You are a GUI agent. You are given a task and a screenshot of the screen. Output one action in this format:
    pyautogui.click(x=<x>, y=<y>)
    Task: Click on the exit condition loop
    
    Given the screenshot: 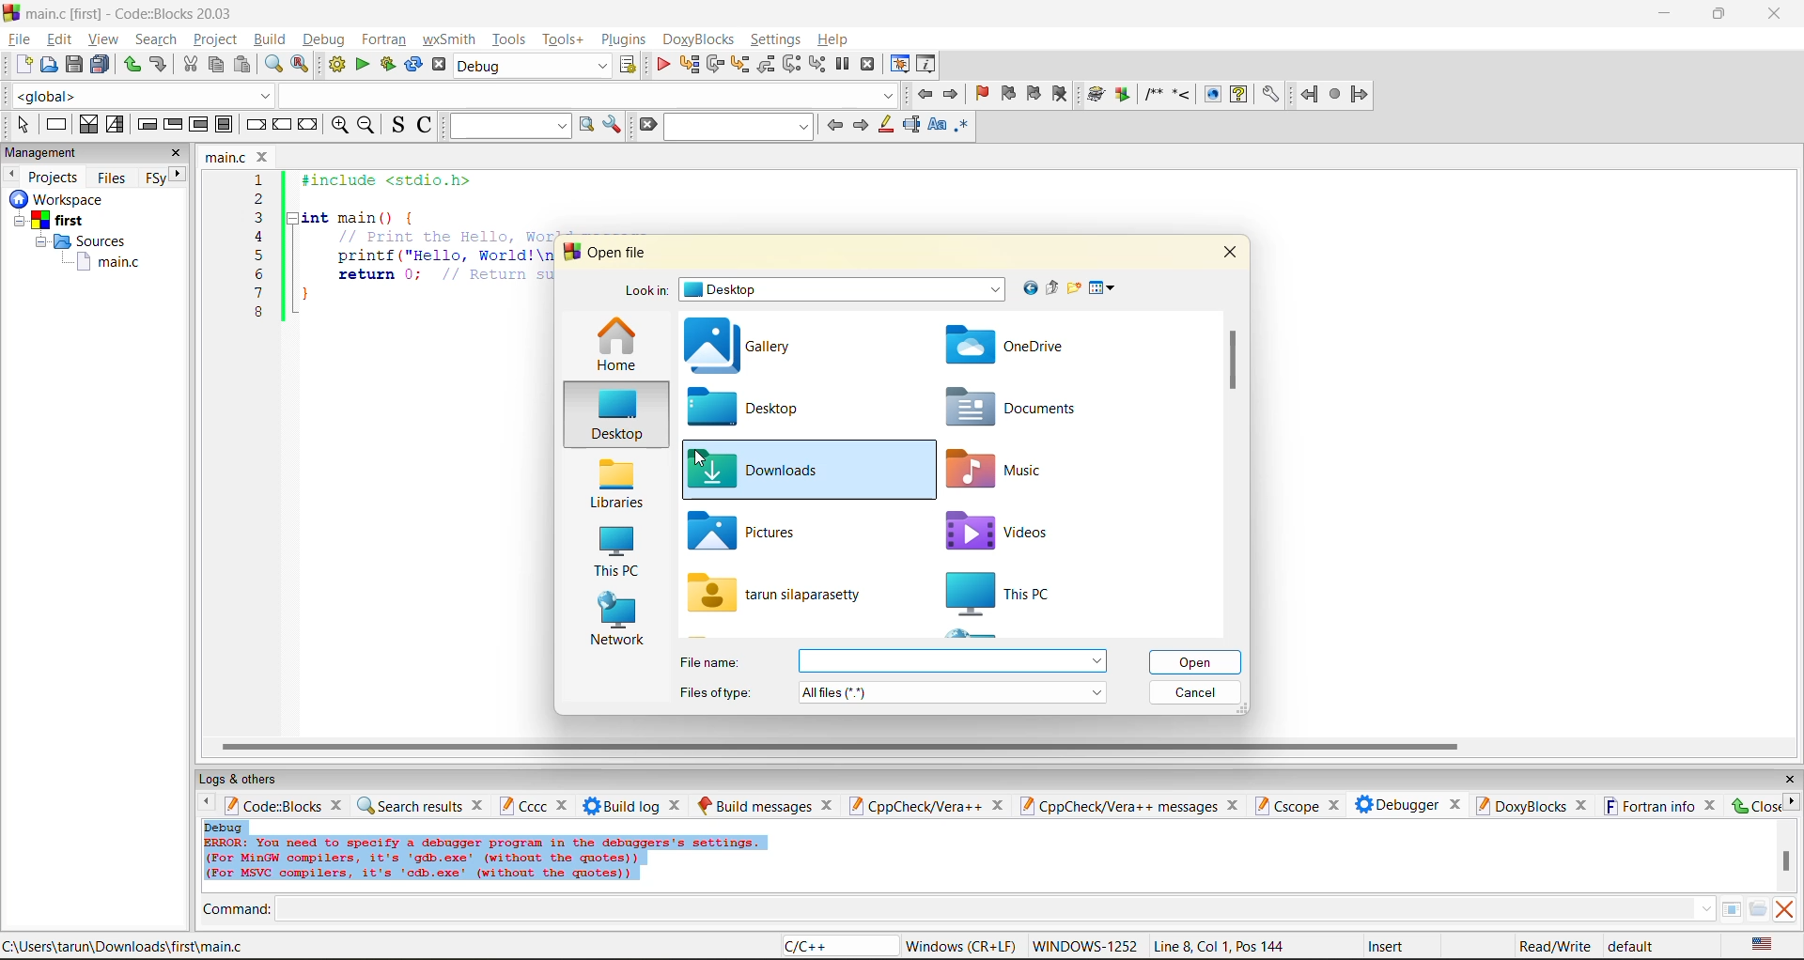 What is the action you would take?
    pyautogui.click(x=173, y=126)
    